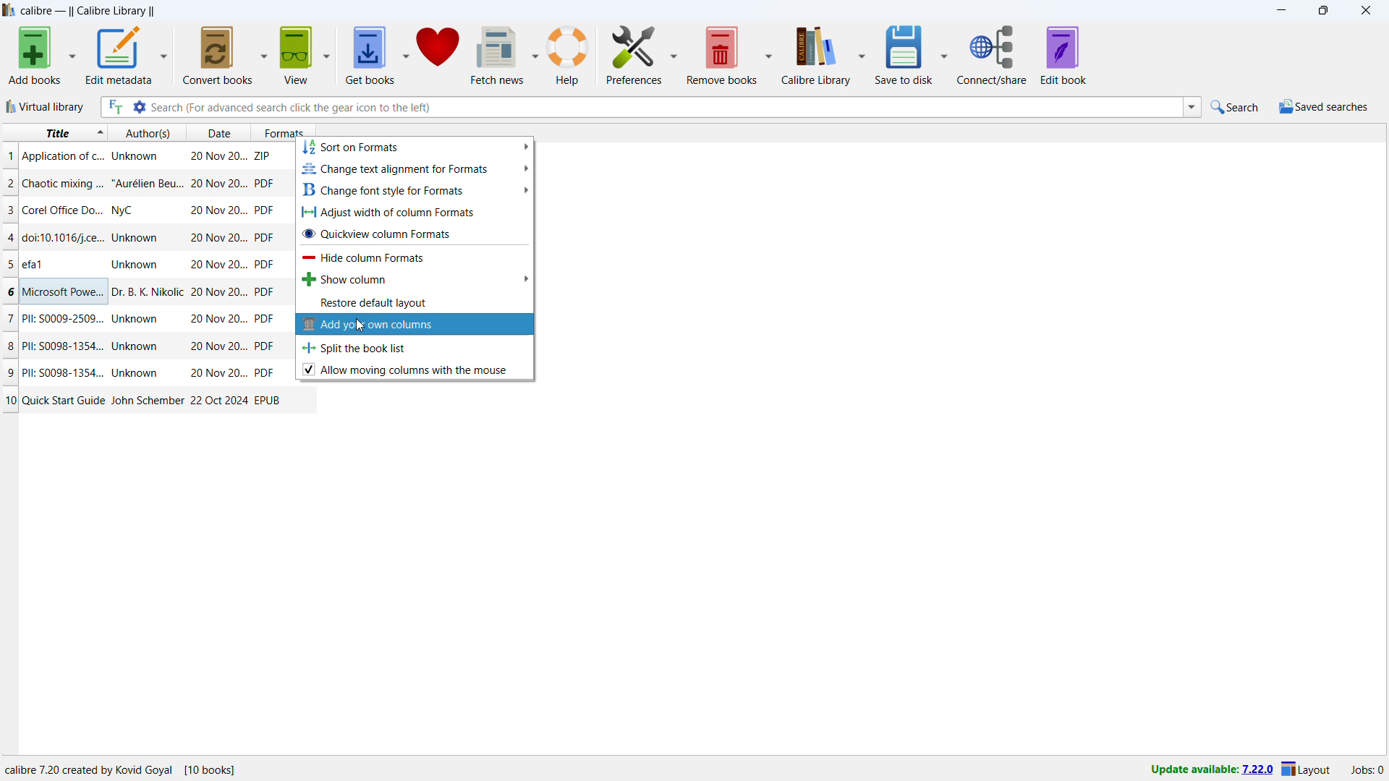  I want to click on date, so click(218, 211).